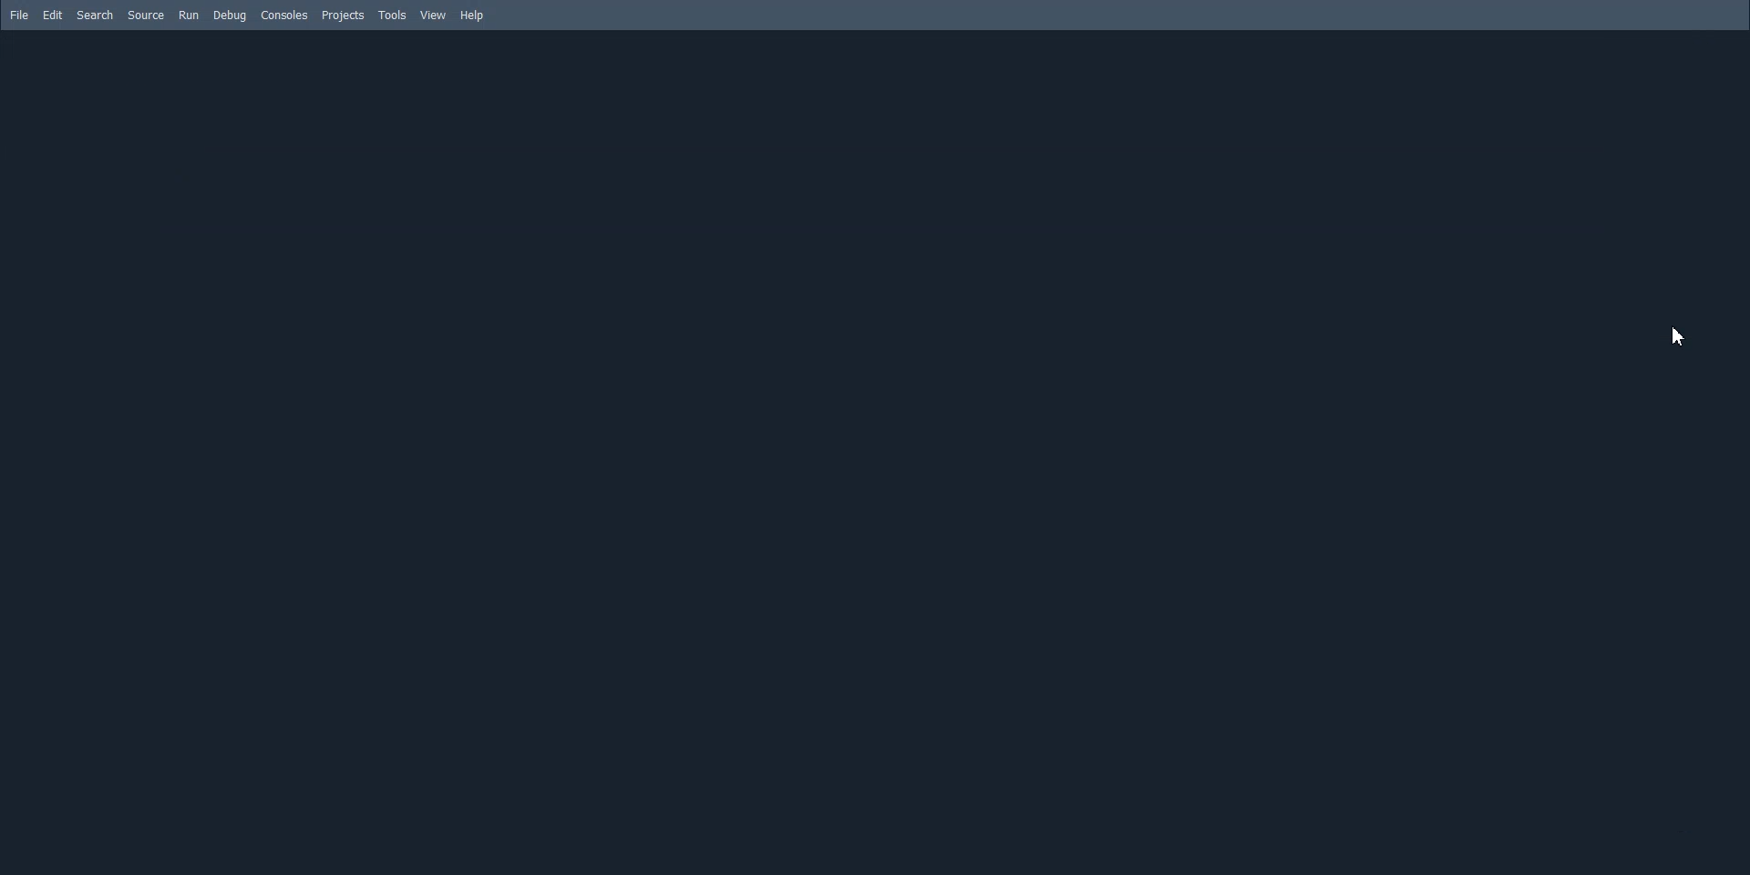 This screenshot has height=875, width=1750. What do you see at coordinates (229, 15) in the screenshot?
I see `Debug` at bounding box center [229, 15].